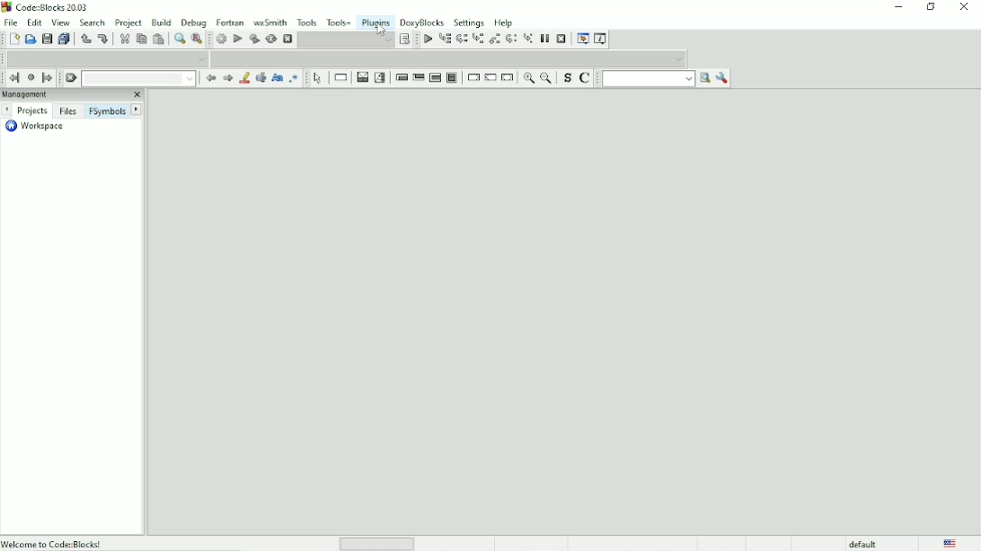 This screenshot has width=981, height=551. Describe the element at coordinates (864, 543) in the screenshot. I see `default` at that location.